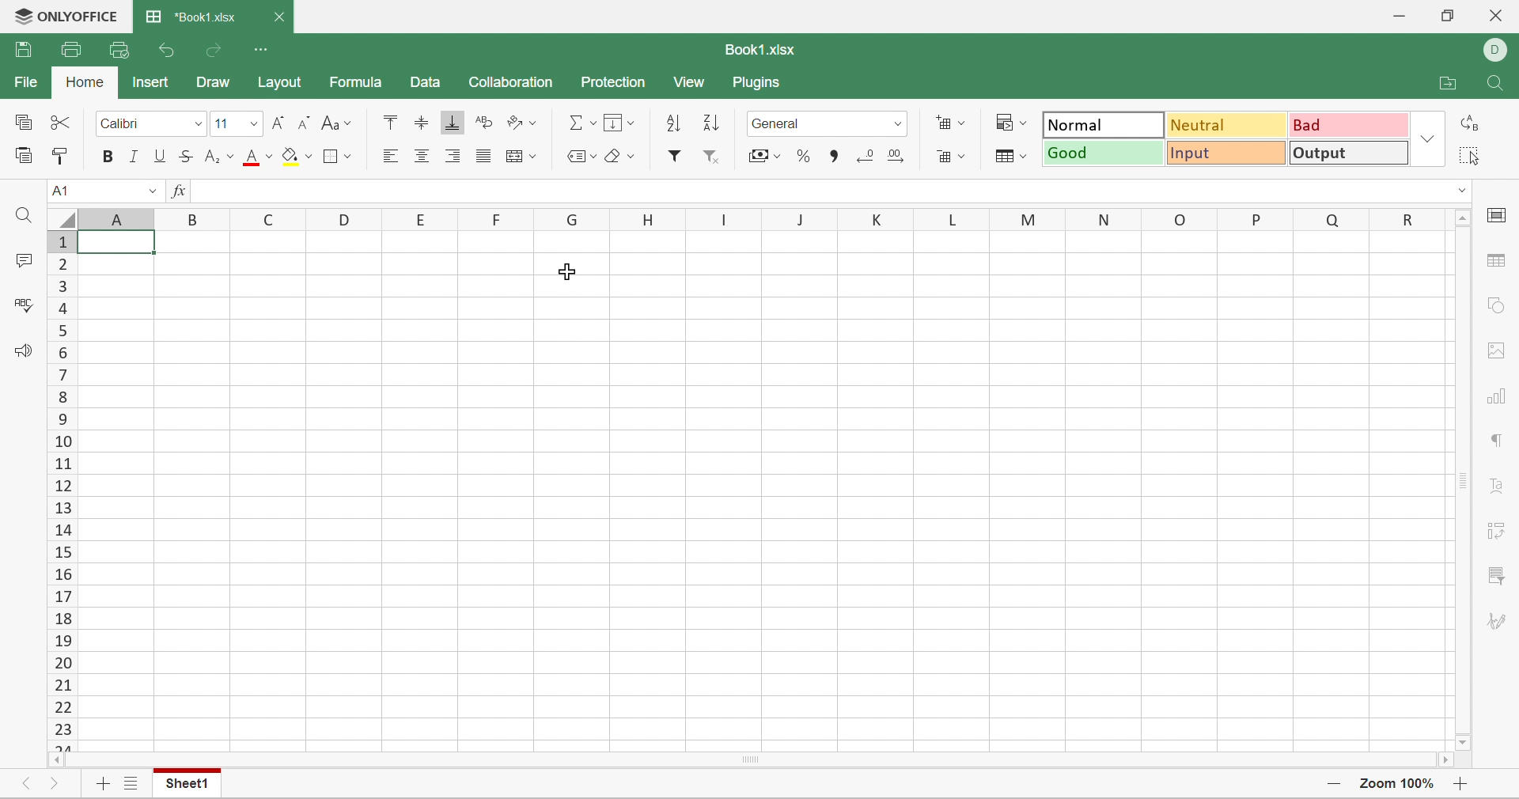 The image size is (1519, 799). I want to click on Fonts dropdown, so click(253, 126).